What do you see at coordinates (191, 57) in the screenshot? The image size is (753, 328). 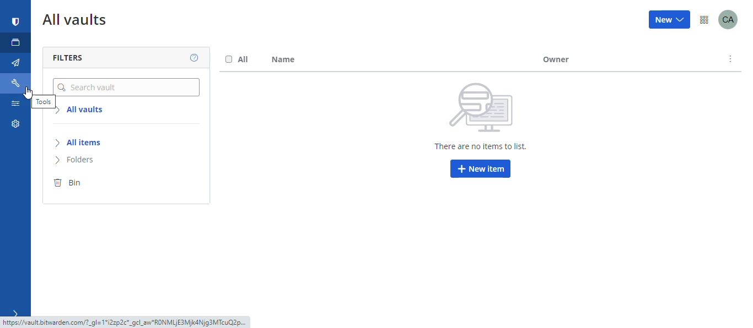 I see `help` at bounding box center [191, 57].